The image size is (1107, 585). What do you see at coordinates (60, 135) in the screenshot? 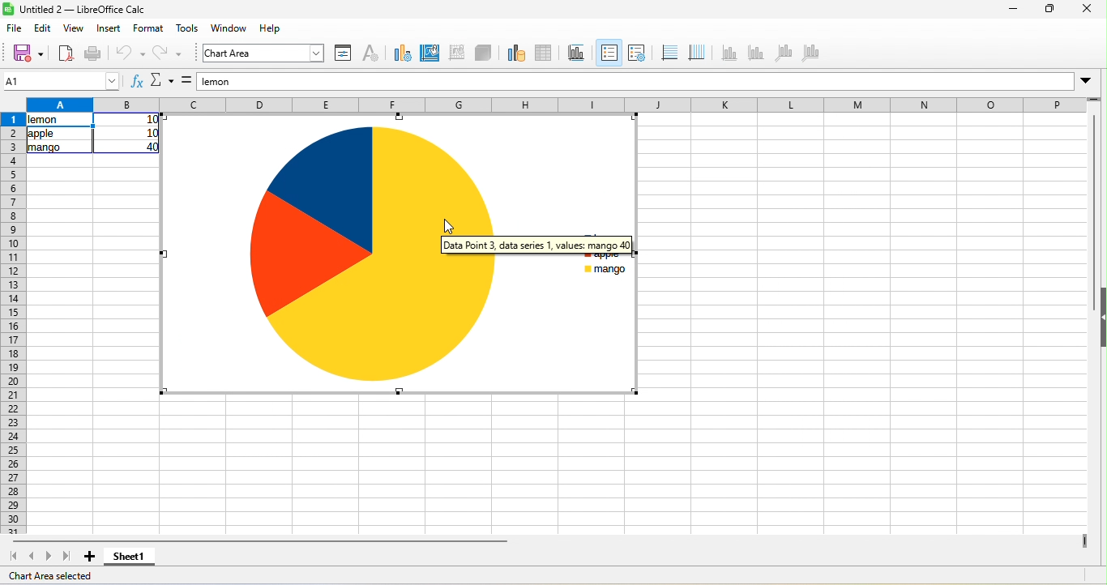
I see `apple` at bounding box center [60, 135].